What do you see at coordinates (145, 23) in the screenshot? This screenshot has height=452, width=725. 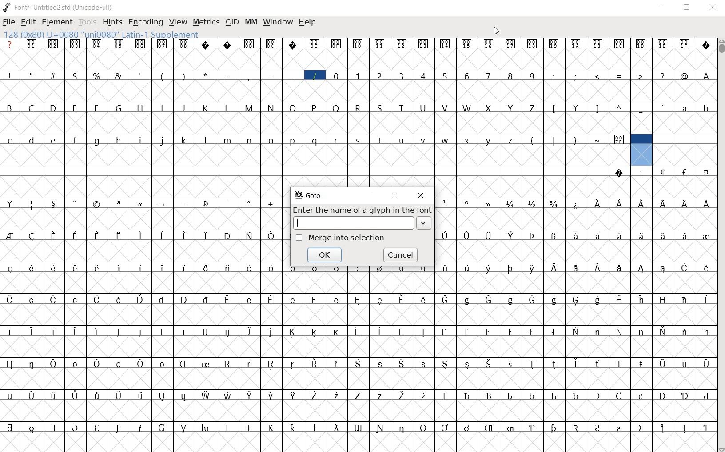 I see `encoding` at bounding box center [145, 23].